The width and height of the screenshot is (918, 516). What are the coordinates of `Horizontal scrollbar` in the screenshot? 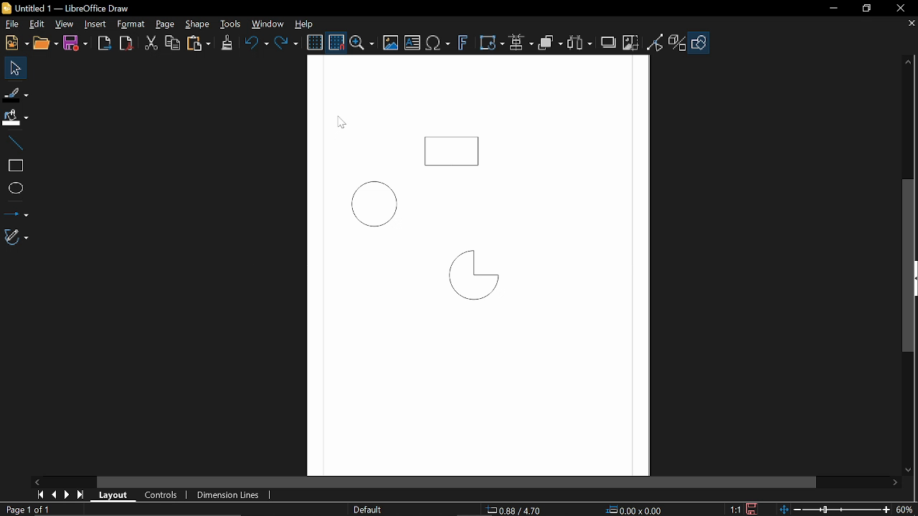 It's located at (458, 482).